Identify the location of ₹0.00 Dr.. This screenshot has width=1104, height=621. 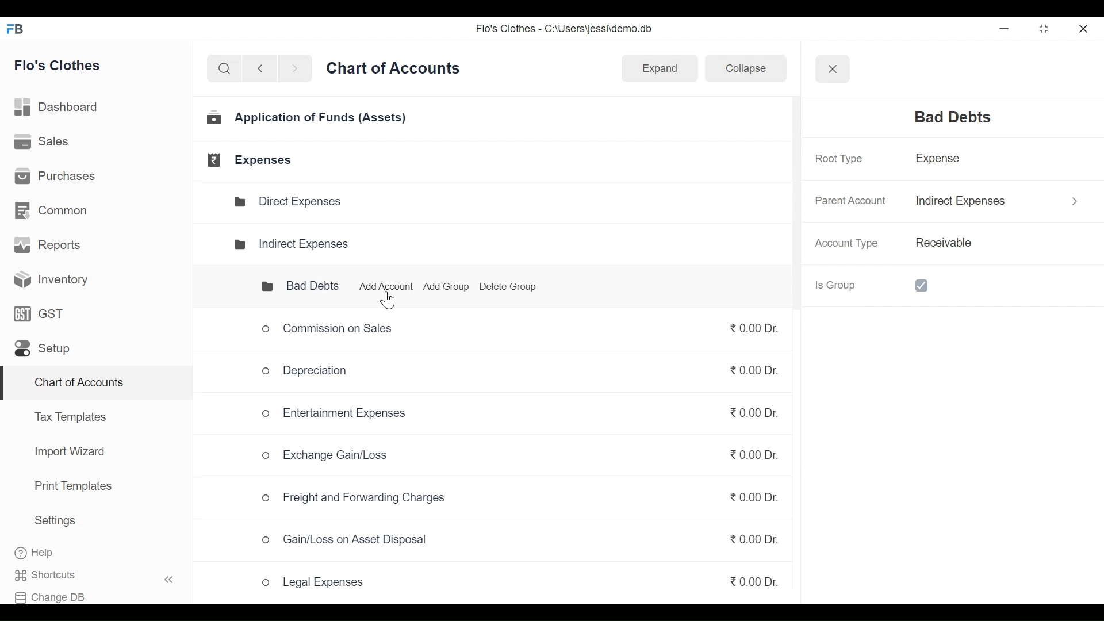
(751, 371).